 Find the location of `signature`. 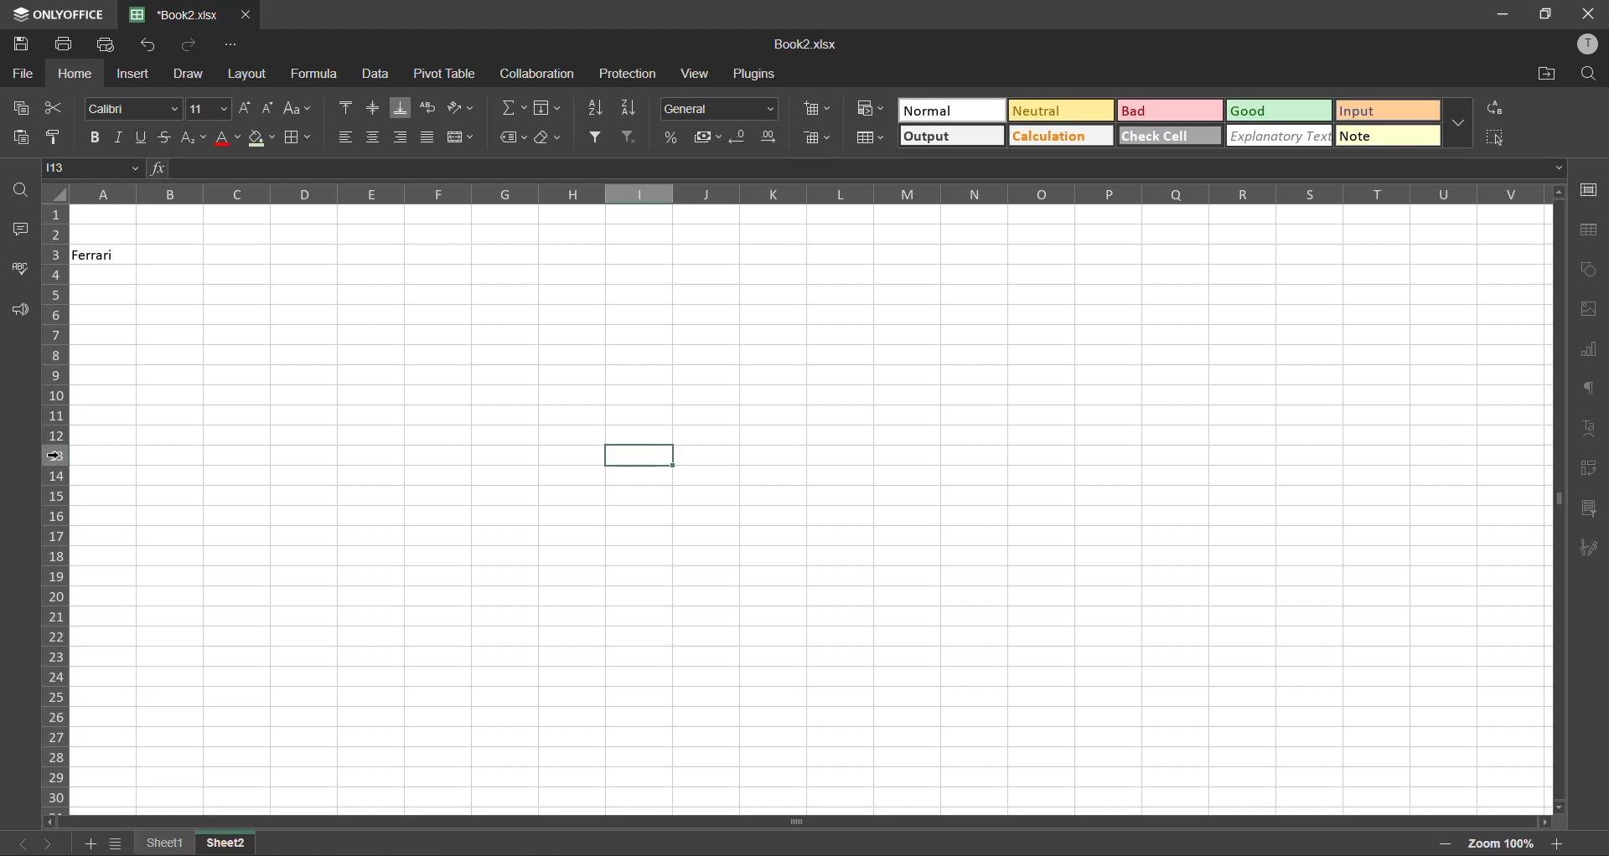

signature is located at coordinates (1593, 547).